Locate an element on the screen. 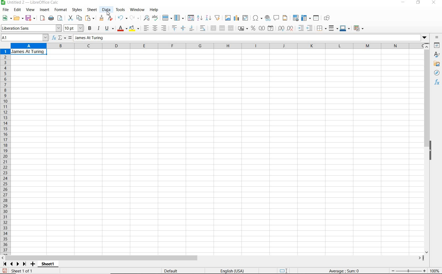  align right is located at coordinates (164, 29).